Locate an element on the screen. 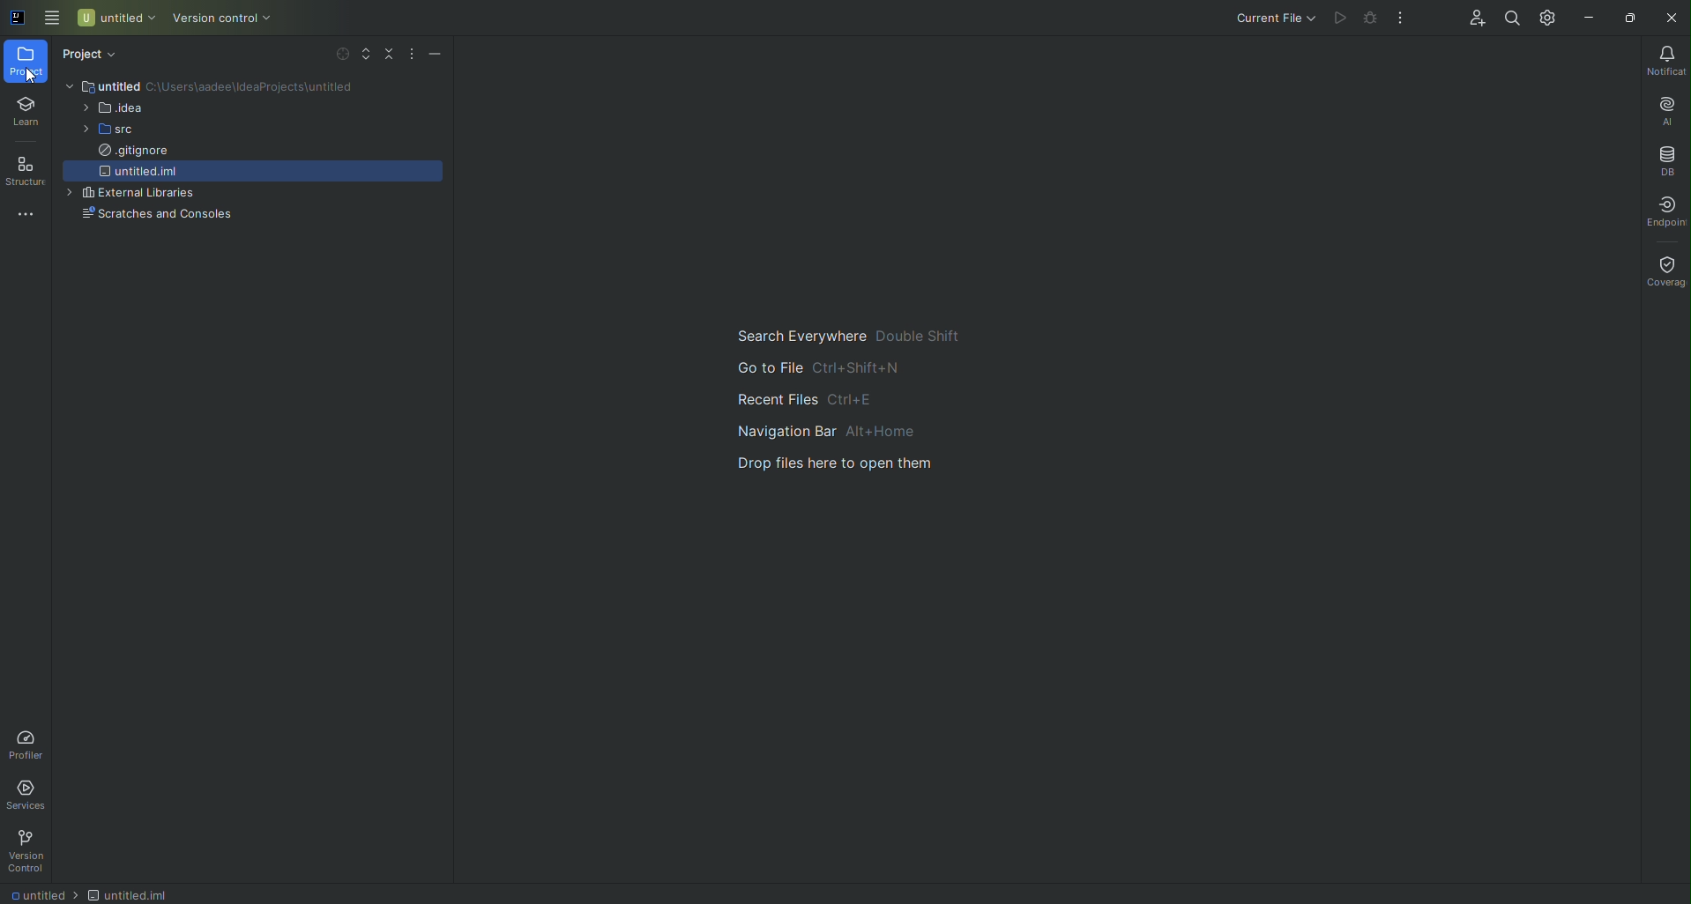  Endpoints is located at coordinates (1662, 208).